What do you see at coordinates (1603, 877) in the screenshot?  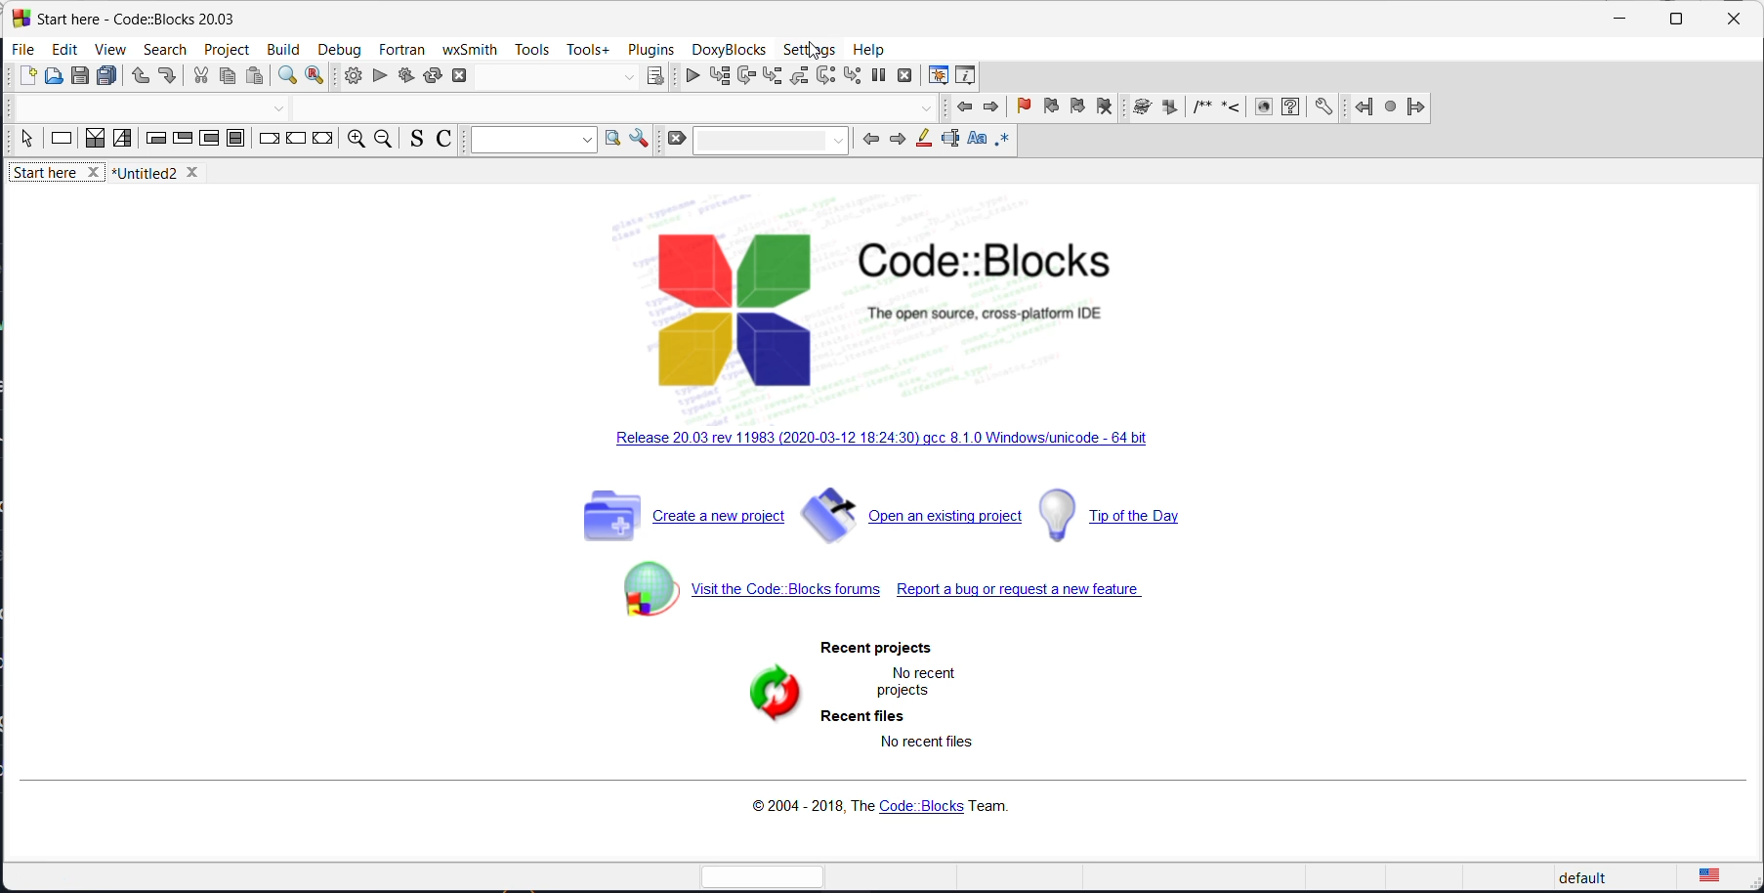 I see `default` at bounding box center [1603, 877].